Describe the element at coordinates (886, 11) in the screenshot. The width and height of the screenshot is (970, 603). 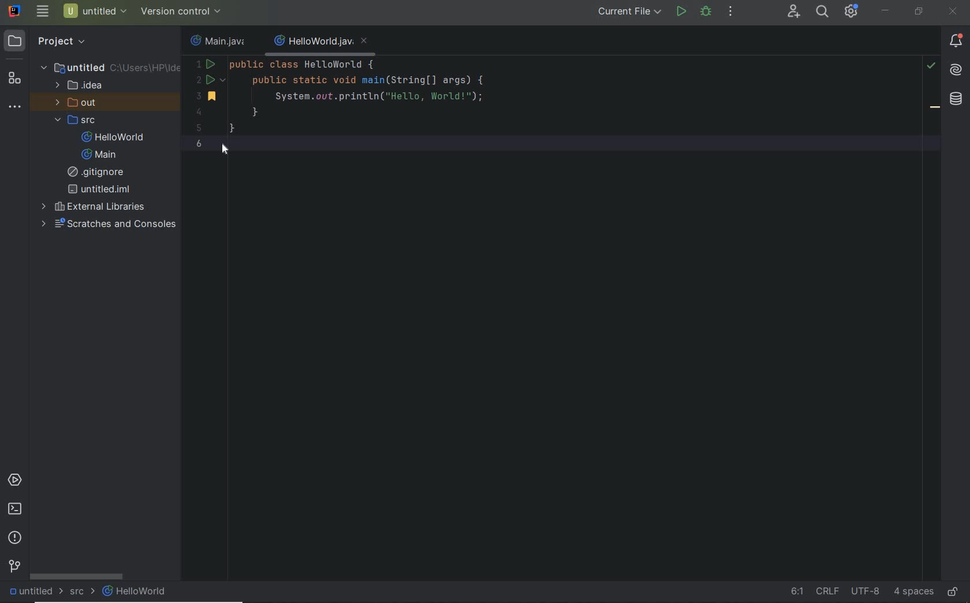
I see `minimize` at that location.